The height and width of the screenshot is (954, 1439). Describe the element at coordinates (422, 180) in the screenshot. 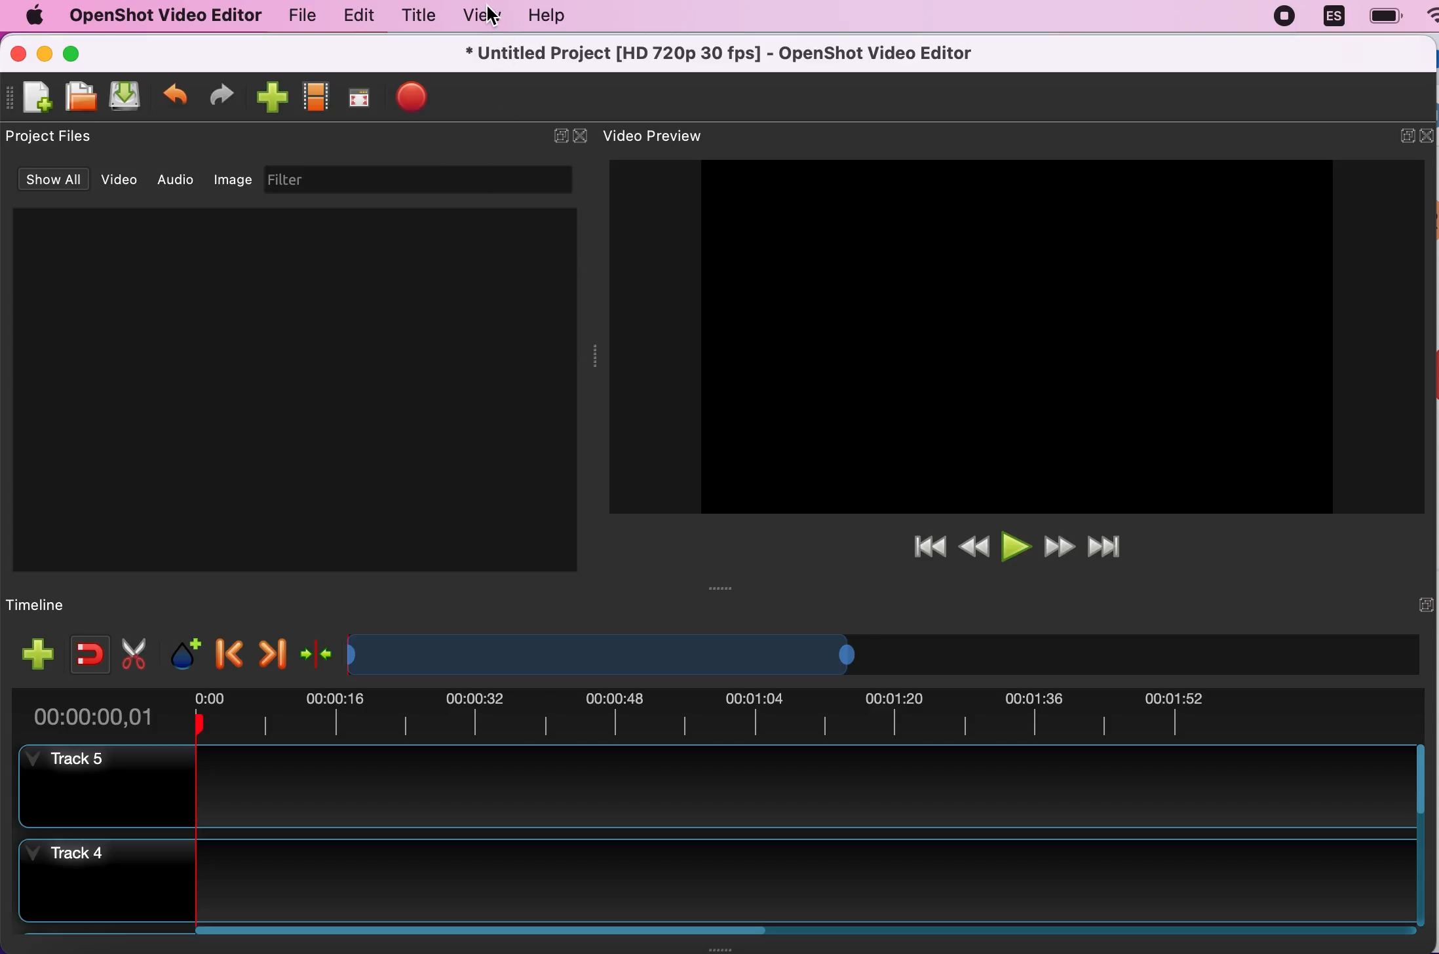

I see `filter` at that location.